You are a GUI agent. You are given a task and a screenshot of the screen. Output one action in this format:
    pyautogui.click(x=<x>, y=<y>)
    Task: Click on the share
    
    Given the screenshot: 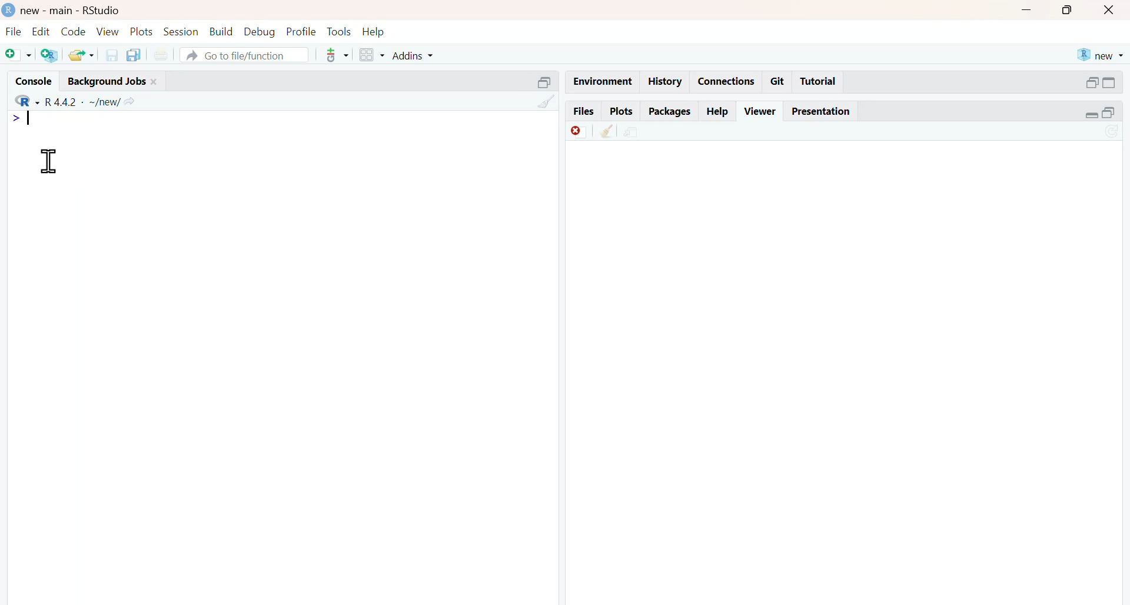 What is the action you would take?
    pyautogui.click(x=632, y=132)
    